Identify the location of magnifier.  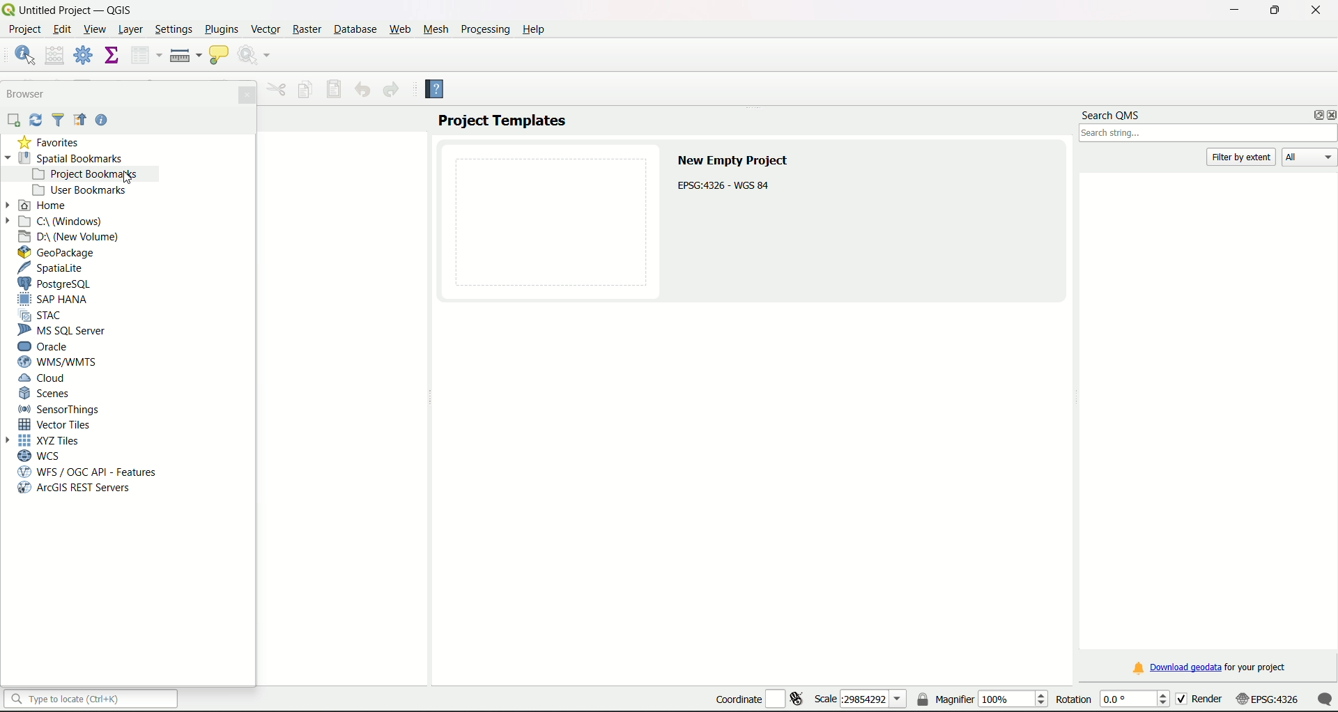
(982, 698).